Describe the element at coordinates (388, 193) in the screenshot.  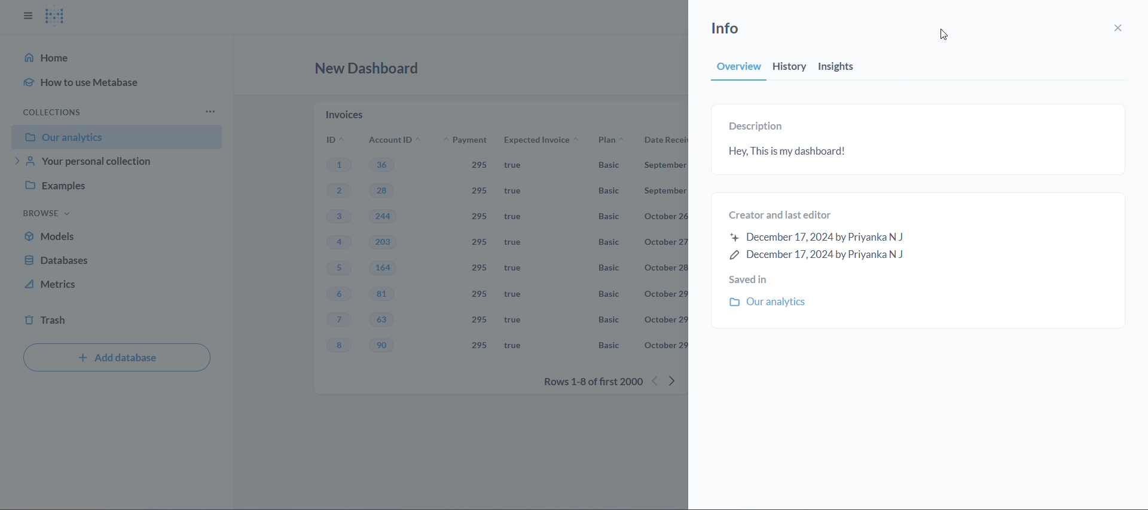
I see `28` at that location.